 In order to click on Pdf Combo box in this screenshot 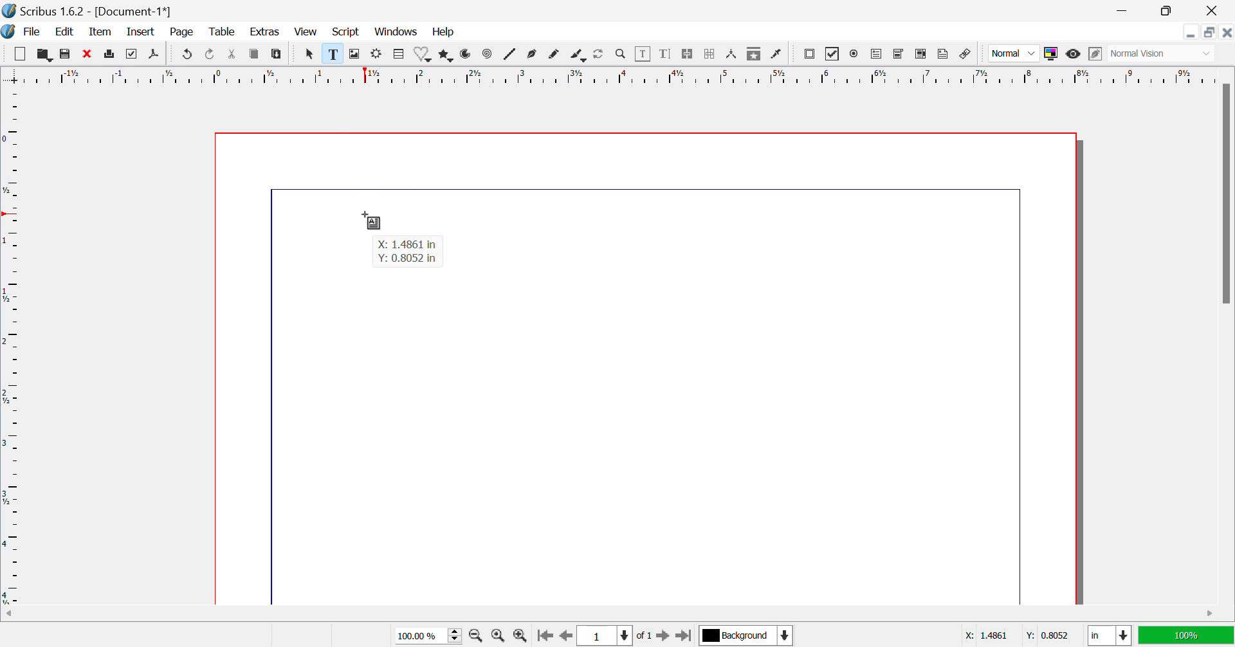, I will do `click(899, 55)`.